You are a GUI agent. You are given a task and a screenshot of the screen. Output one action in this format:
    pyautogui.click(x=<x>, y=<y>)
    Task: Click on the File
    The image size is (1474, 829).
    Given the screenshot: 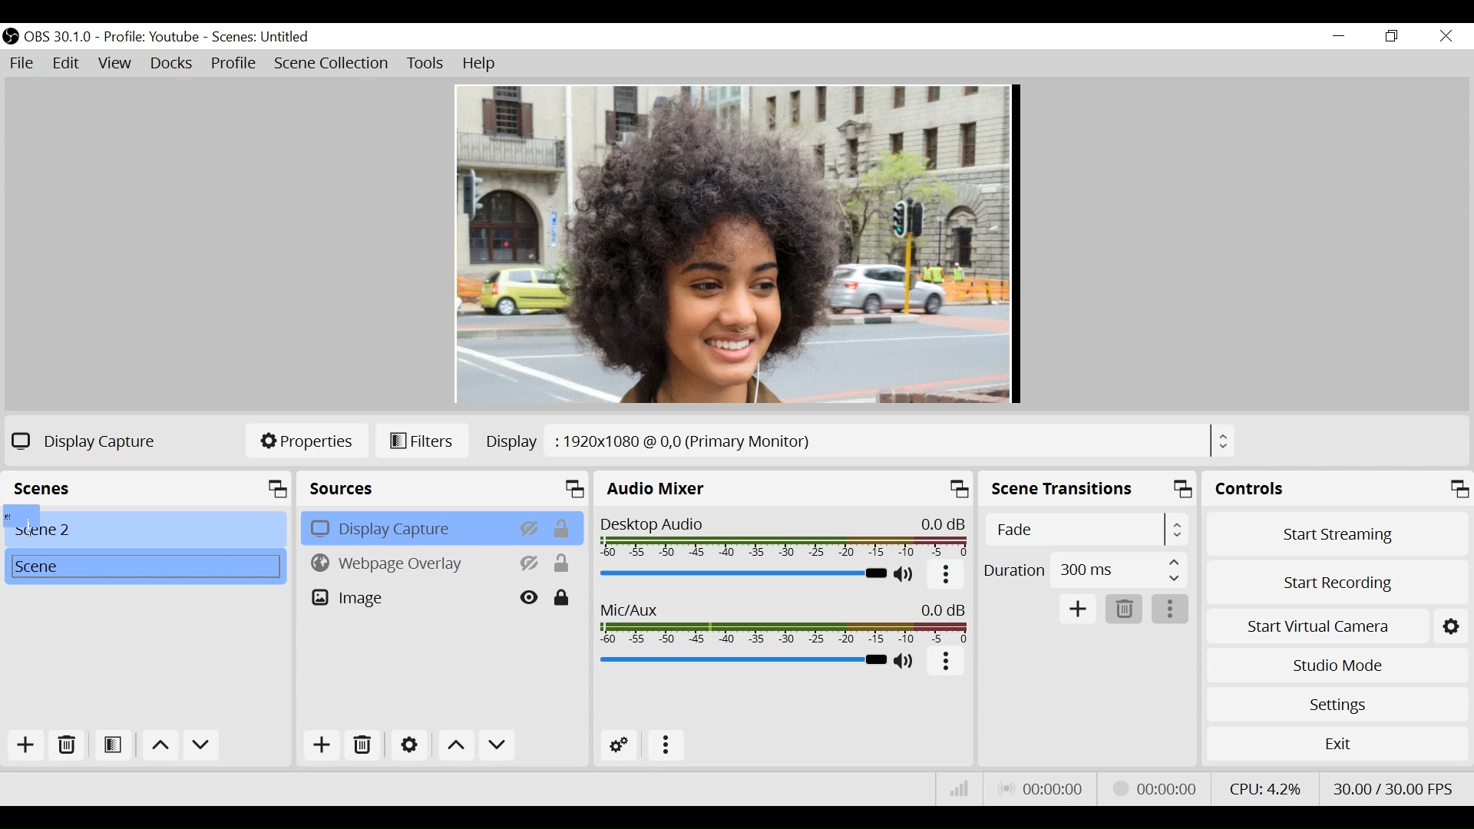 What is the action you would take?
    pyautogui.click(x=25, y=64)
    